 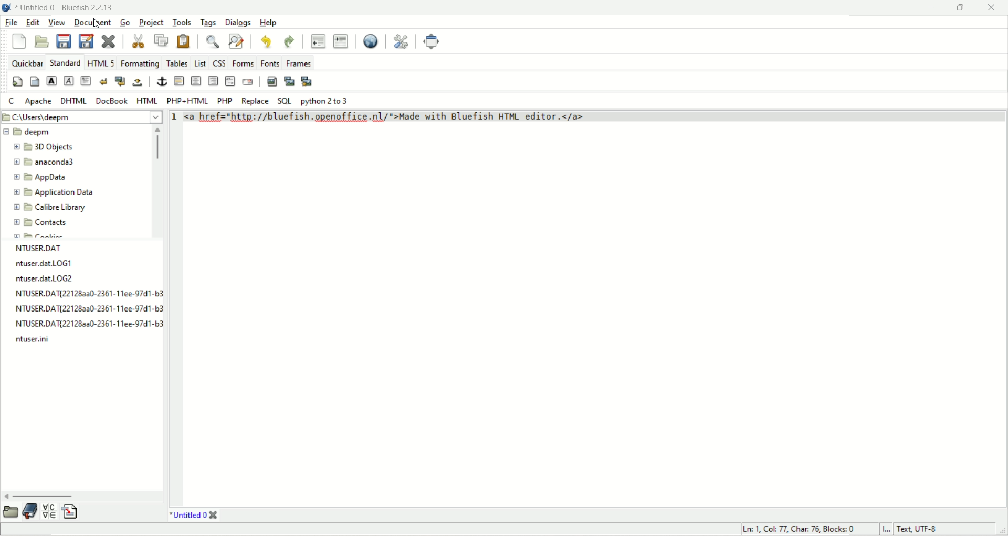 I want to click on formatting, so click(x=140, y=63).